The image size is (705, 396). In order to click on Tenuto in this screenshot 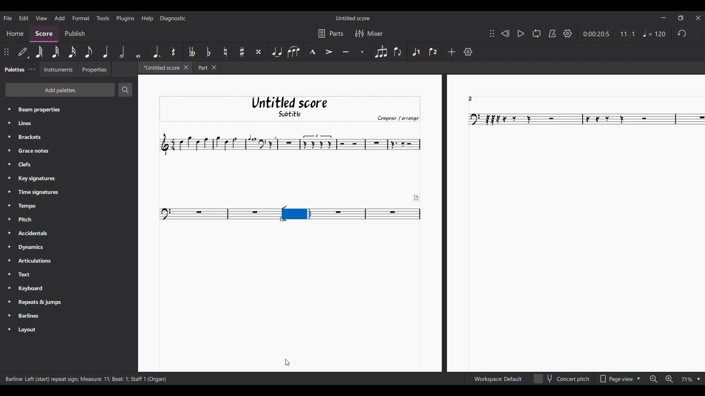, I will do `click(346, 51)`.